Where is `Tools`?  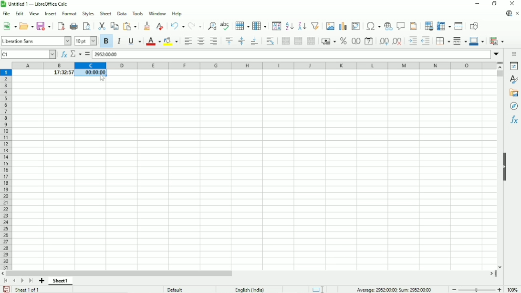
Tools is located at coordinates (137, 13).